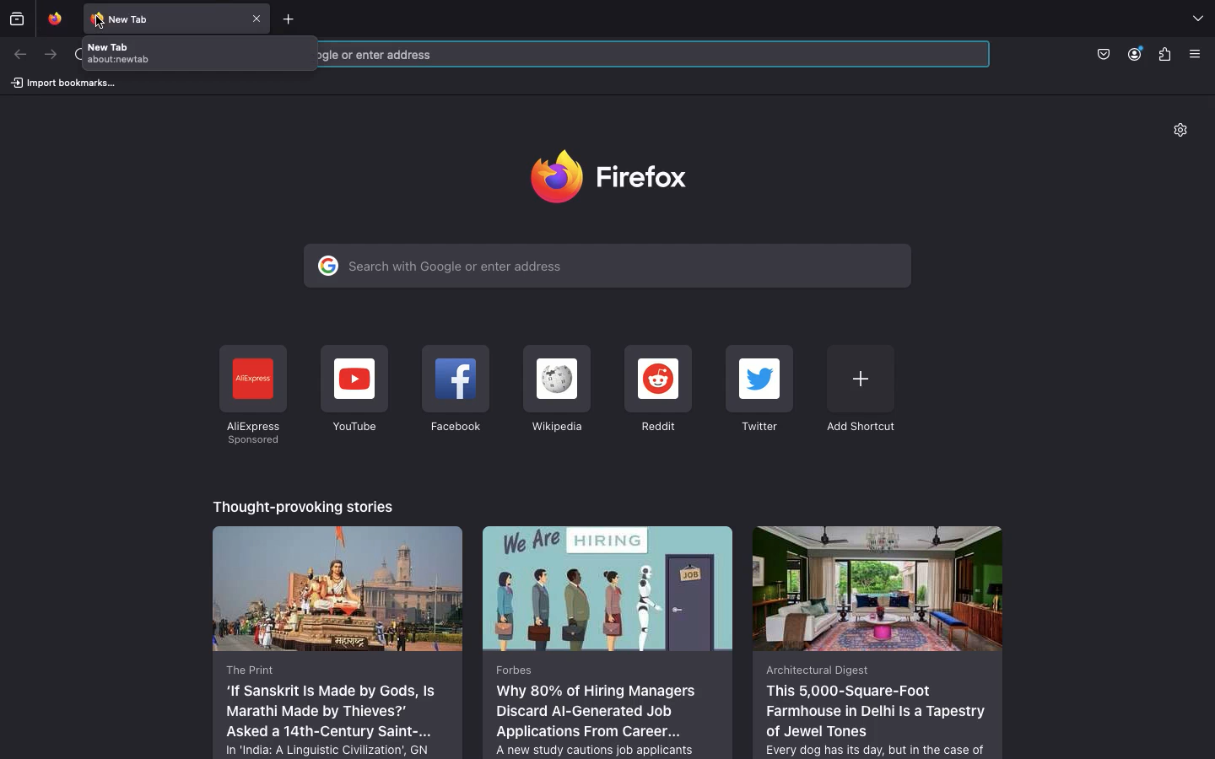  What do you see at coordinates (1102, 53) in the screenshot?
I see `Save to Pocket` at bounding box center [1102, 53].